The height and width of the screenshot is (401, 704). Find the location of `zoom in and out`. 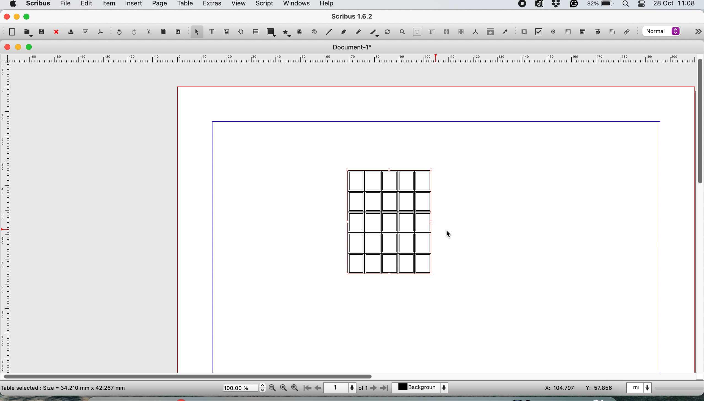

zoom in and out is located at coordinates (403, 32).